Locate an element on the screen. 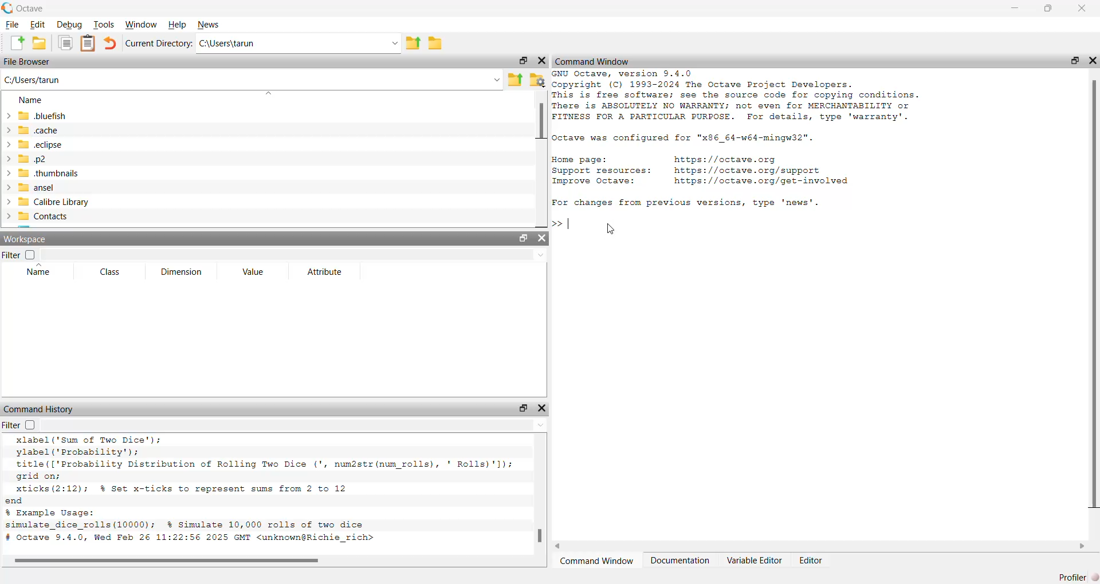 The width and height of the screenshot is (1100, 584). Variable Editor is located at coordinates (755, 561).